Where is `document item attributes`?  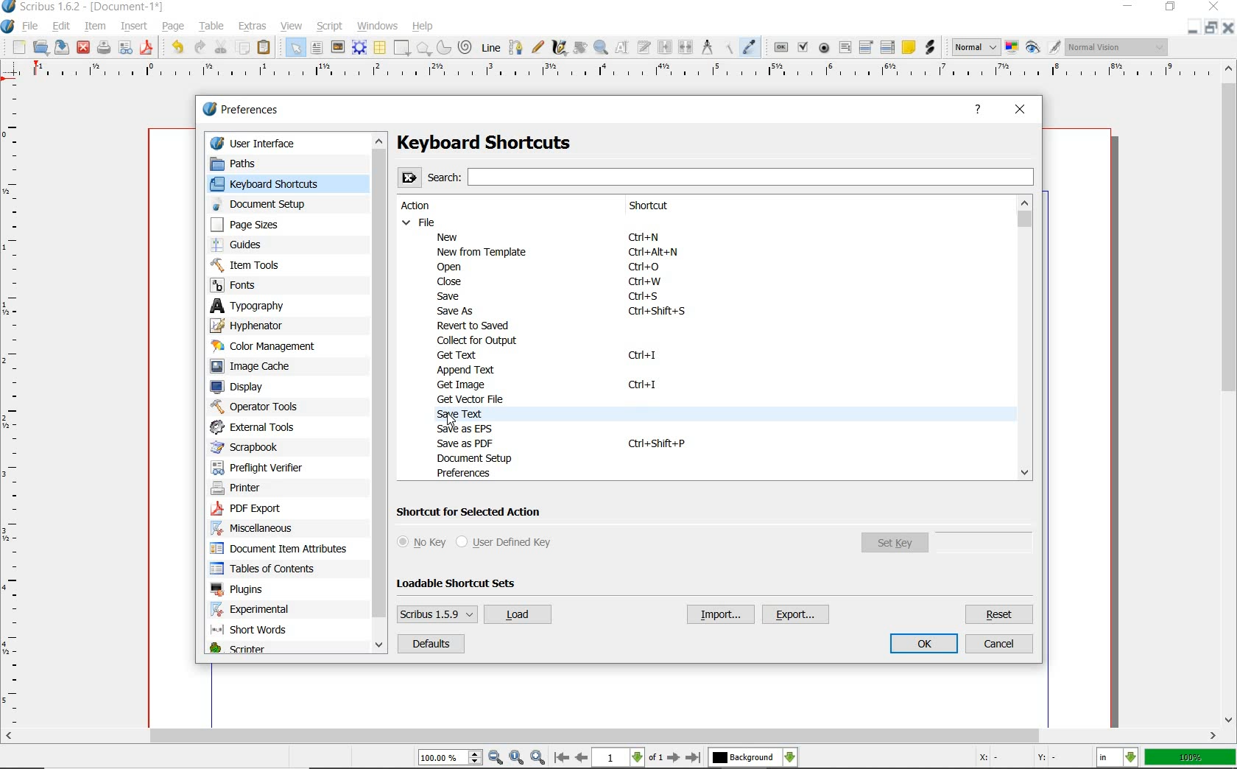 document item attributes is located at coordinates (283, 549).